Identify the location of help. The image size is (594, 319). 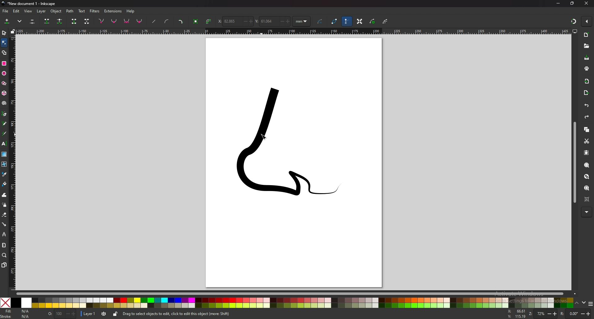
(131, 11).